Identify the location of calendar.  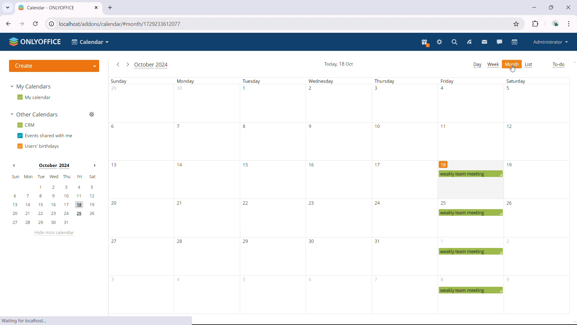
(513, 42).